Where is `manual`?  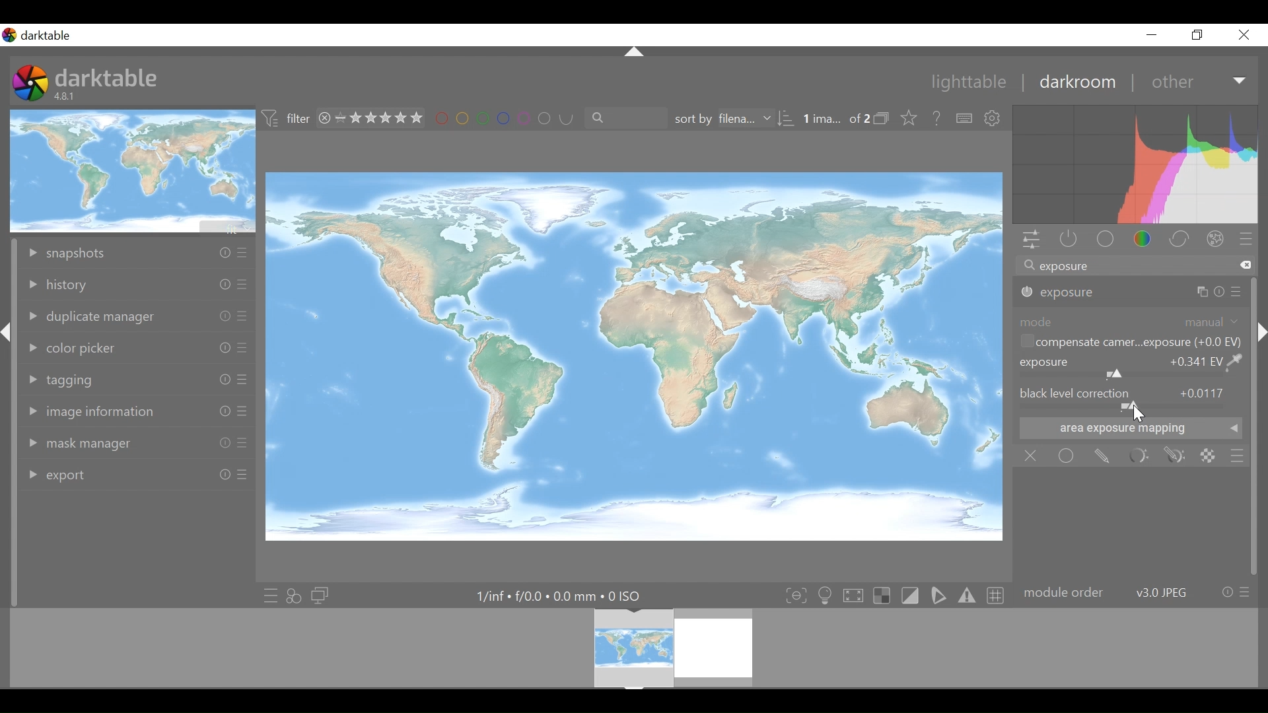 manual is located at coordinates (1210, 322).